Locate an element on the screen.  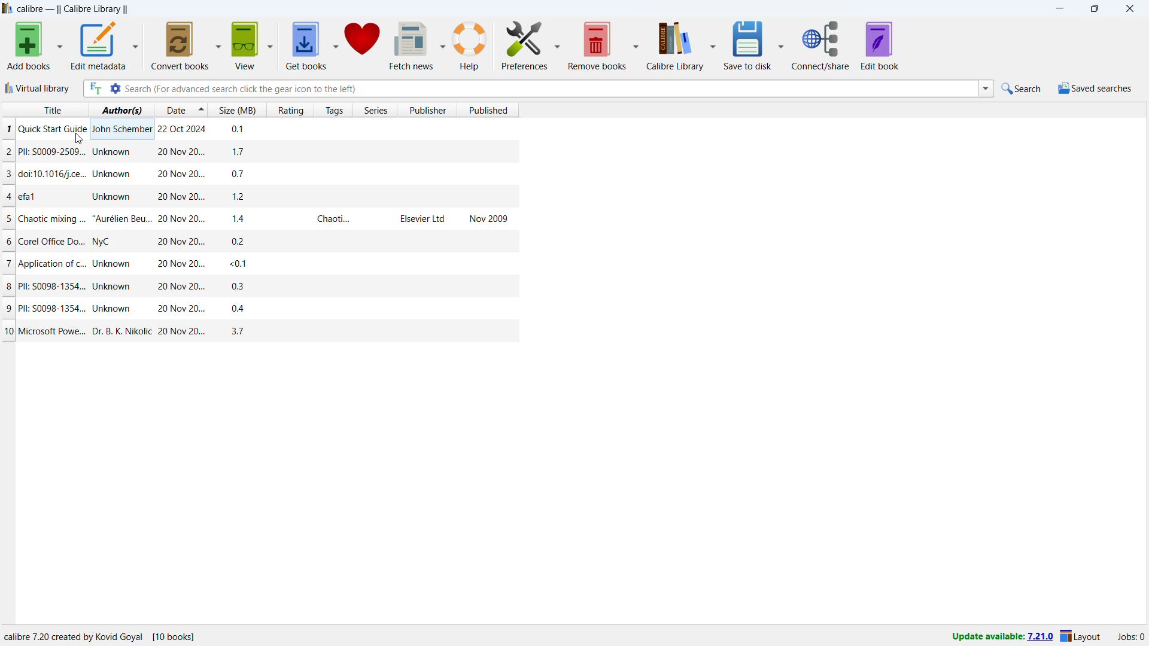
calibre library options is located at coordinates (713, 45).